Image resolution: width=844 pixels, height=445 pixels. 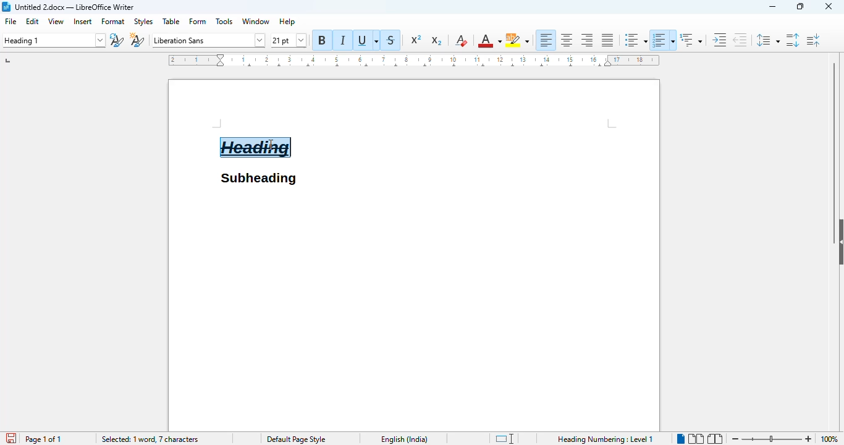 I want to click on italic selected, so click(x=342, y=40).